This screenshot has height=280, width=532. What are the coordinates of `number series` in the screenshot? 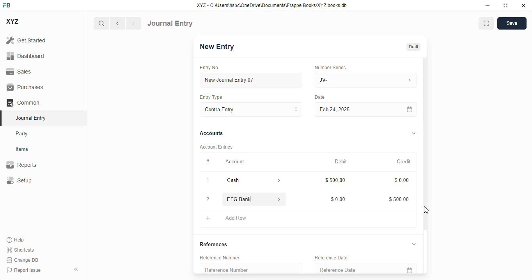 It's located at (331, 67).